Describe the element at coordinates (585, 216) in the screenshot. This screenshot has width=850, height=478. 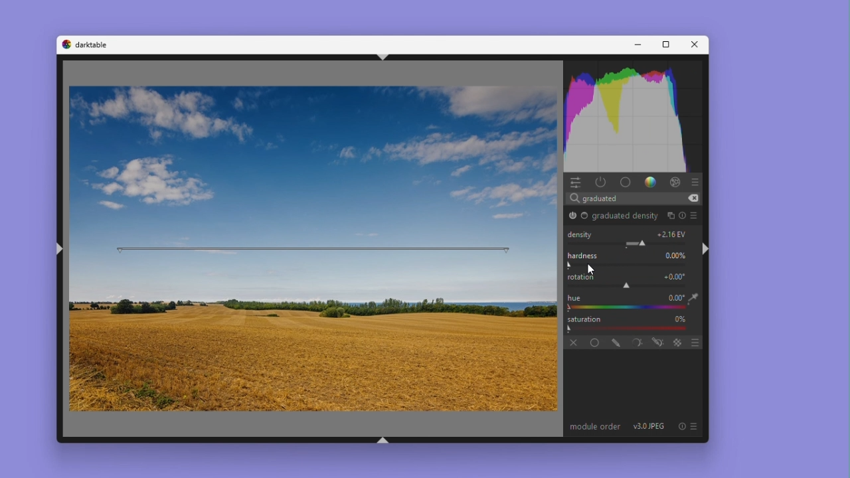
I see `Base` at that location.